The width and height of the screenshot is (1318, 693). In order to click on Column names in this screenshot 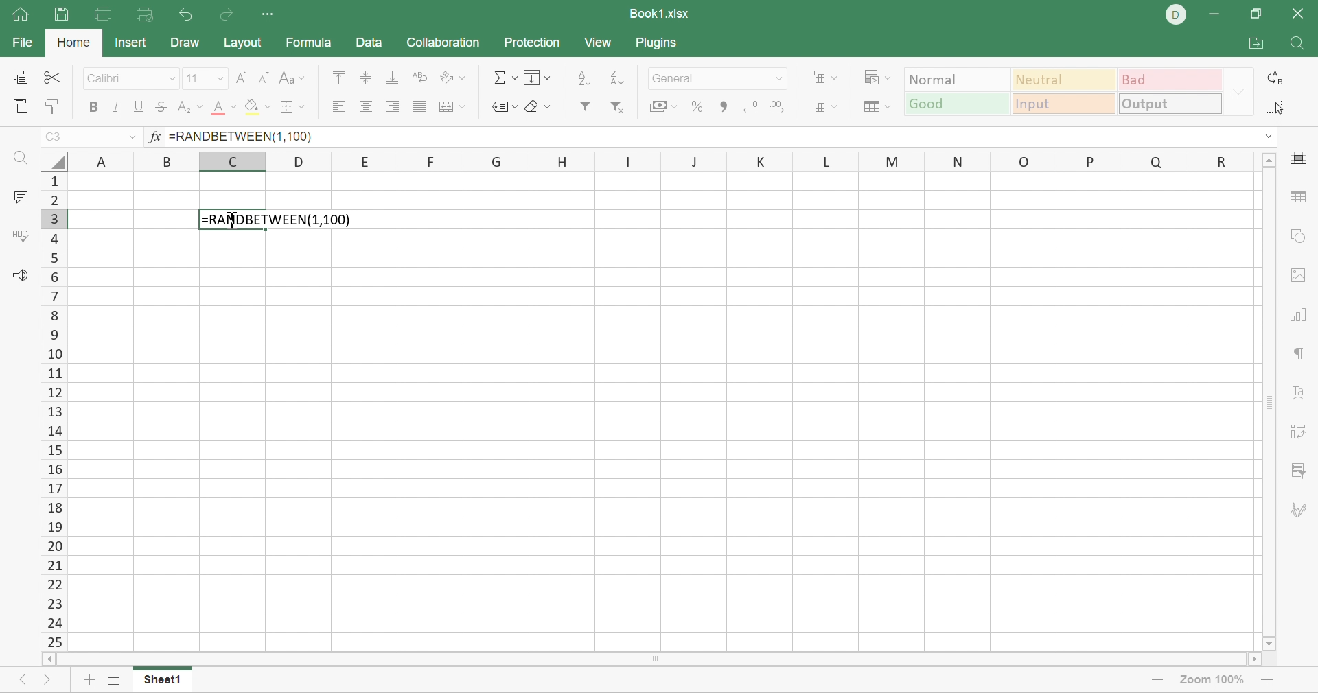, I will do `click(660, 161)`.